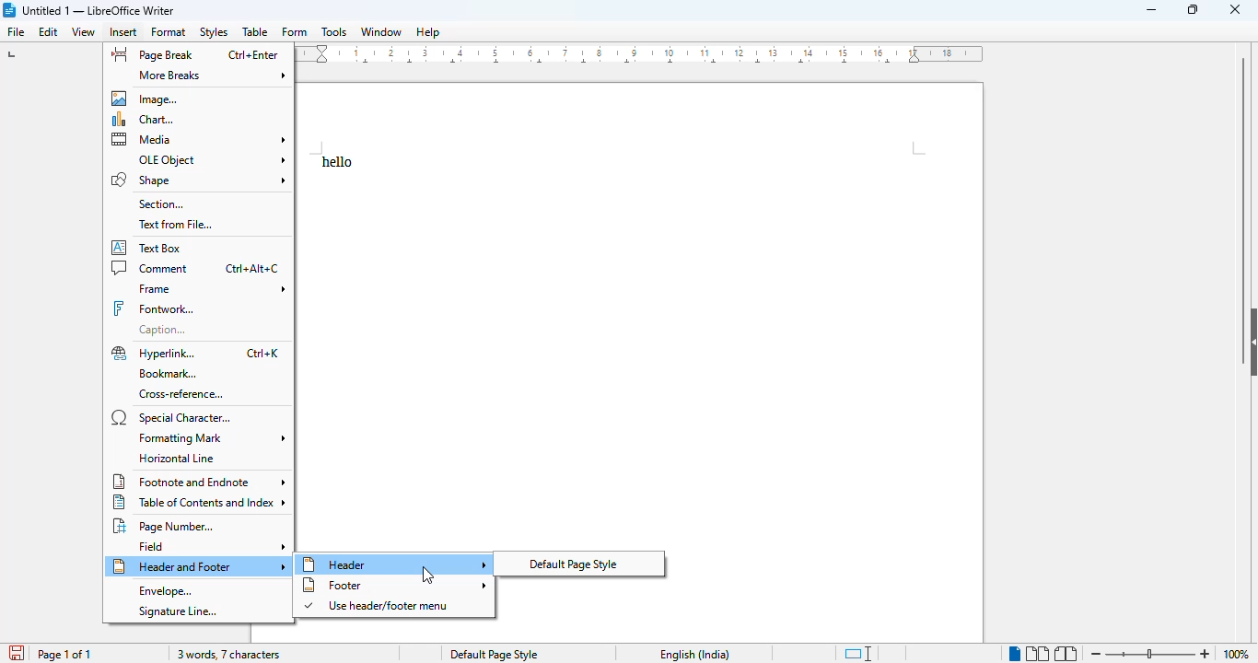  I want to click on shortcut for hyperlink, so click(261, 353).